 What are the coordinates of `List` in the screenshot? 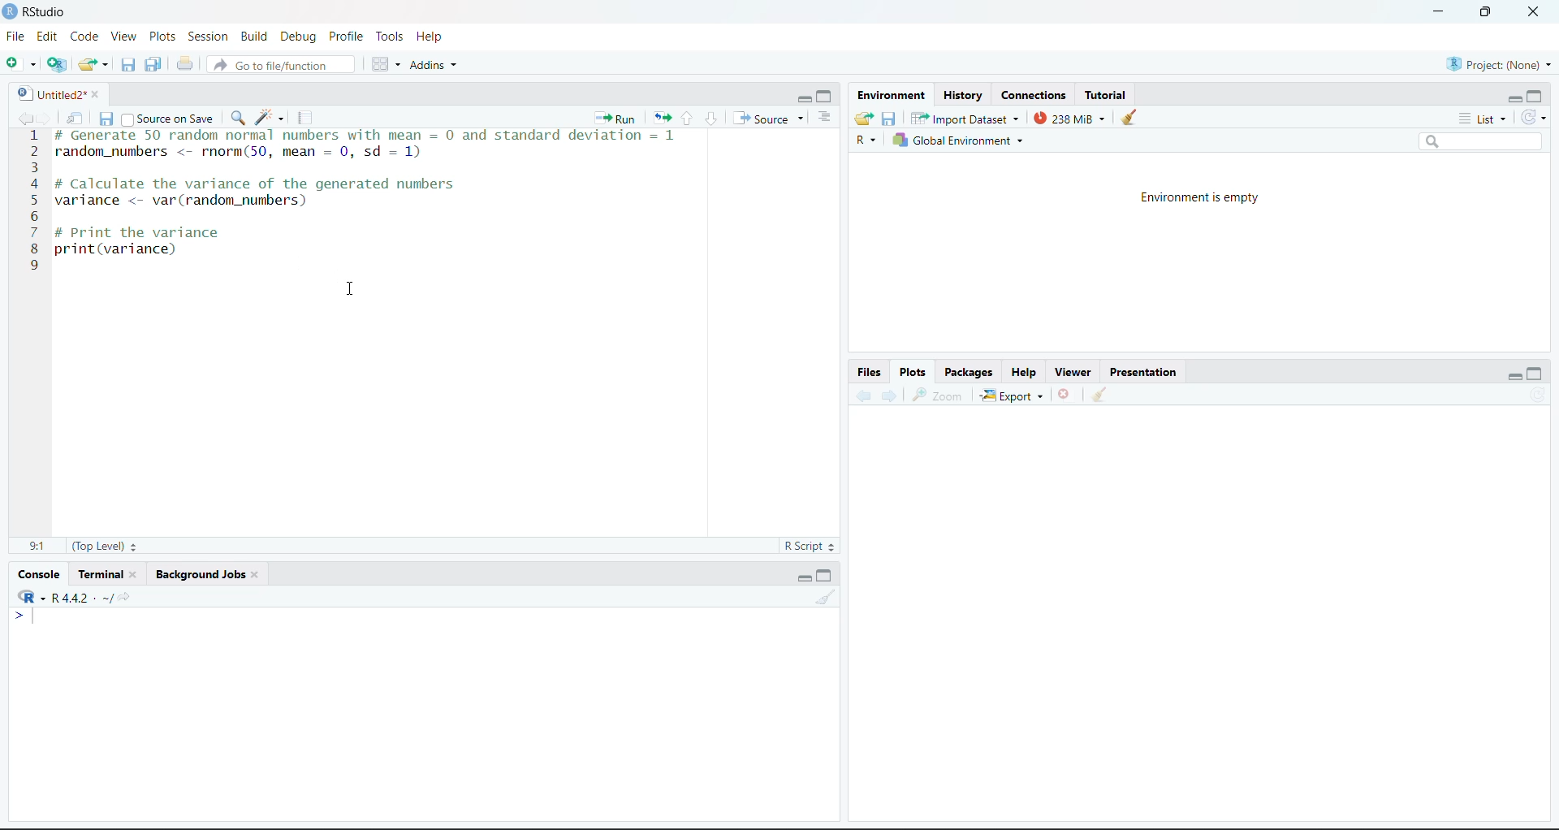 It's located at (1483, 119).